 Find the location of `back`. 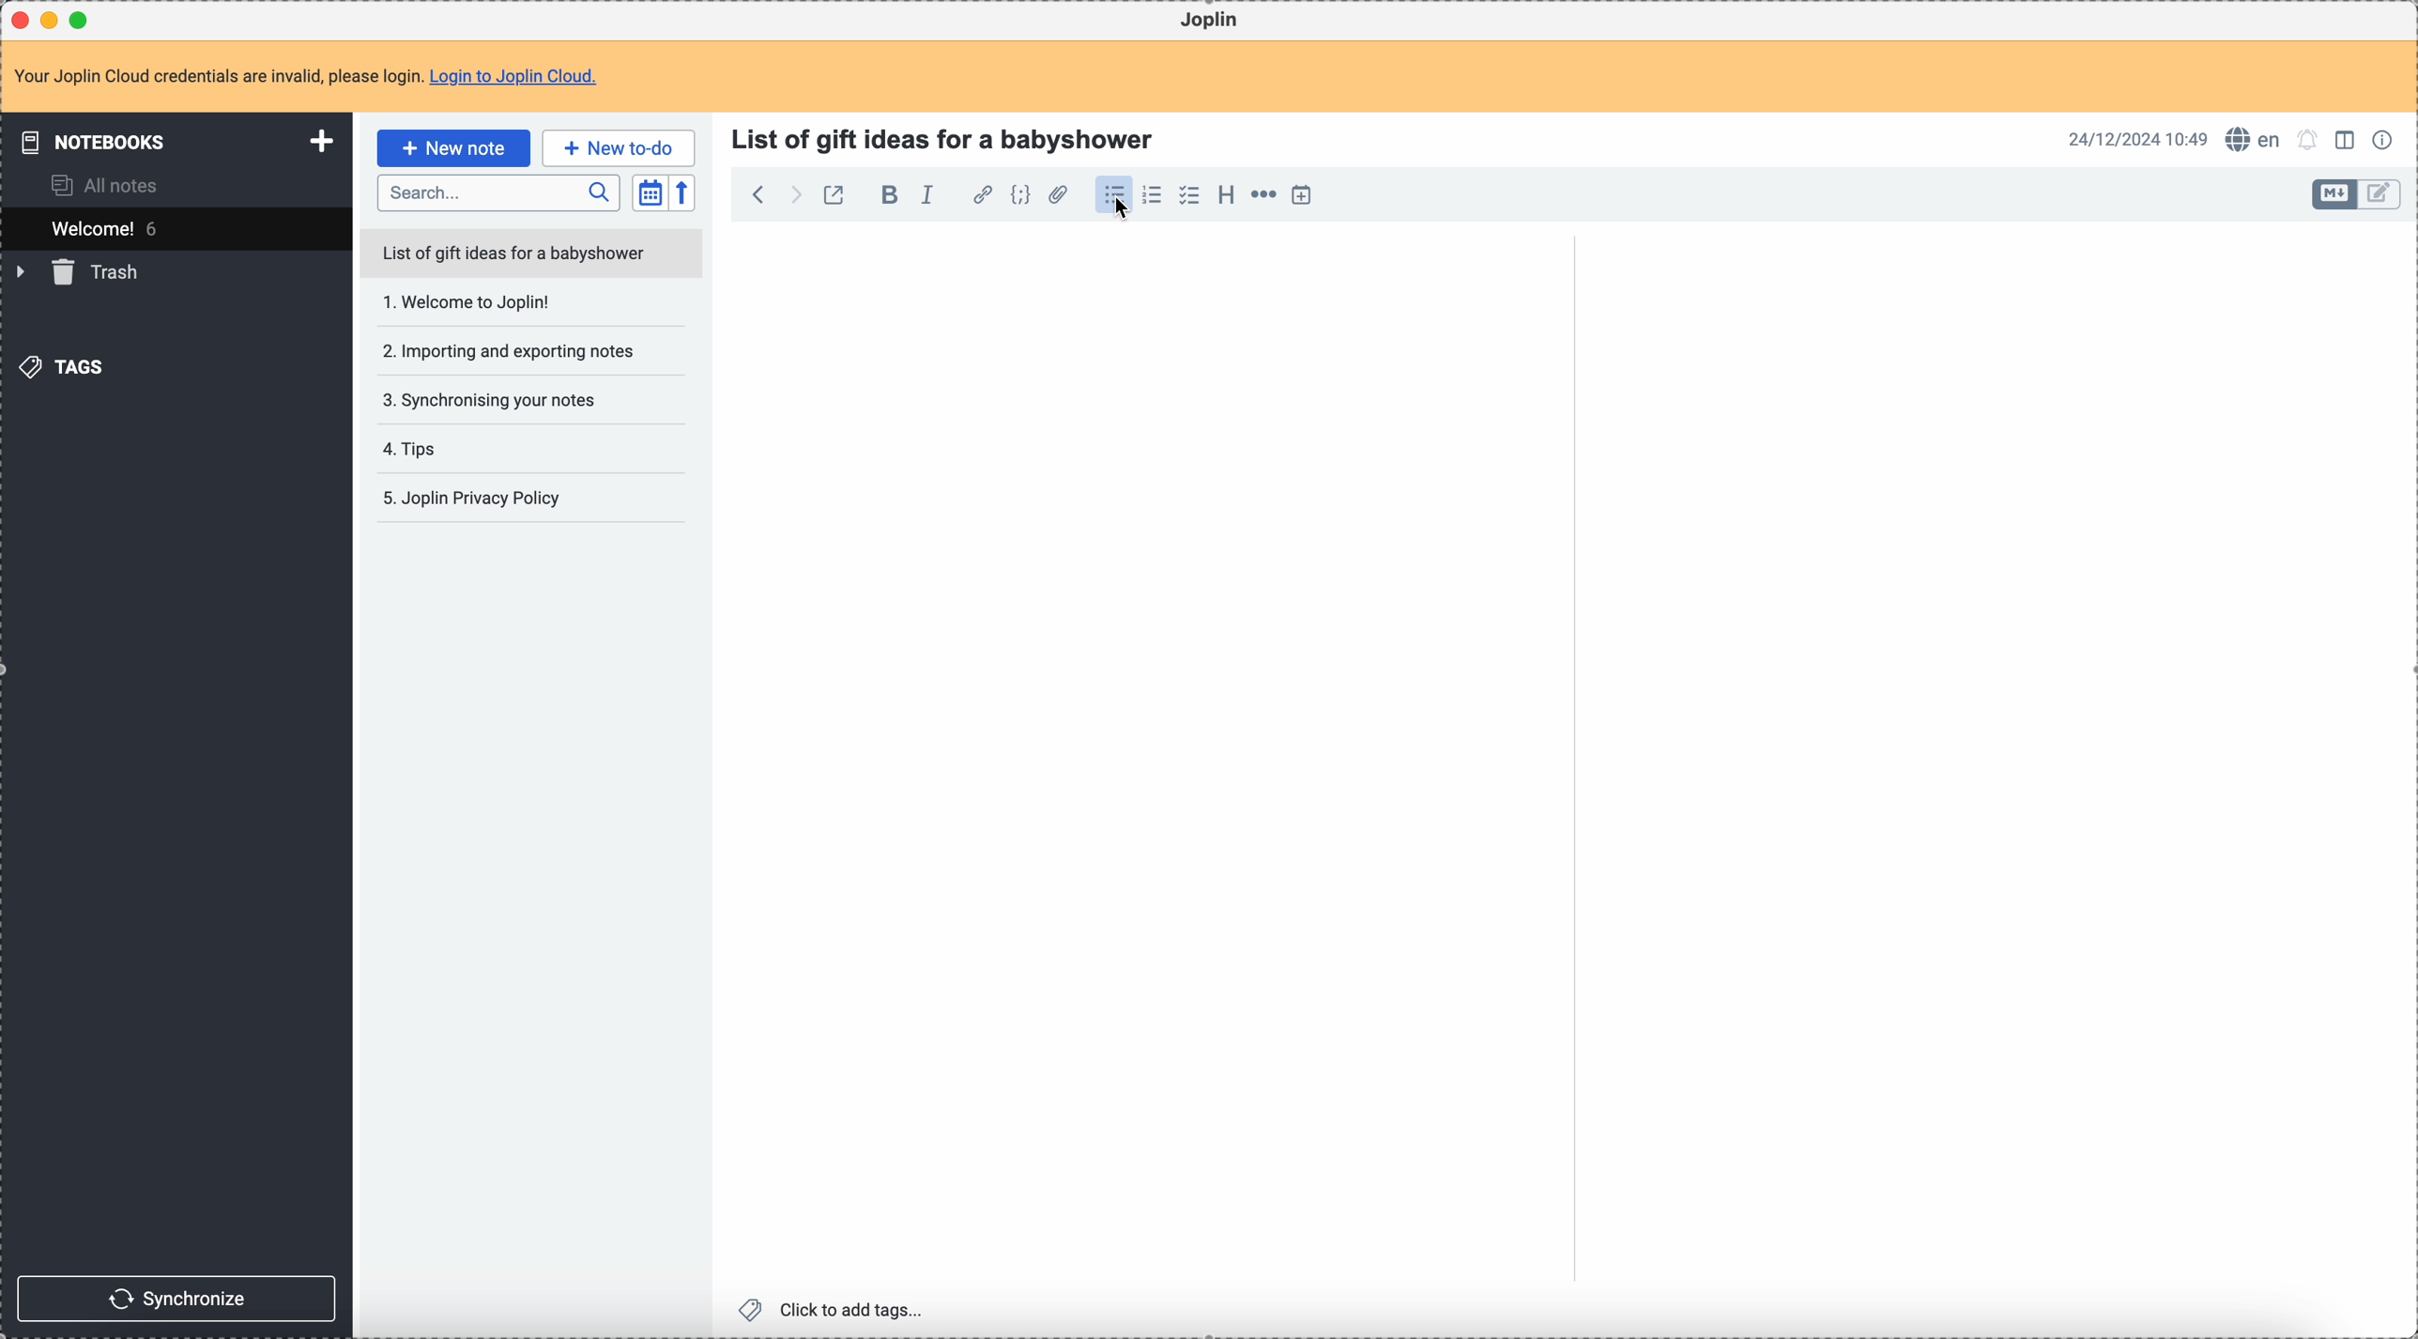

back is located at coordinates (760, 194).